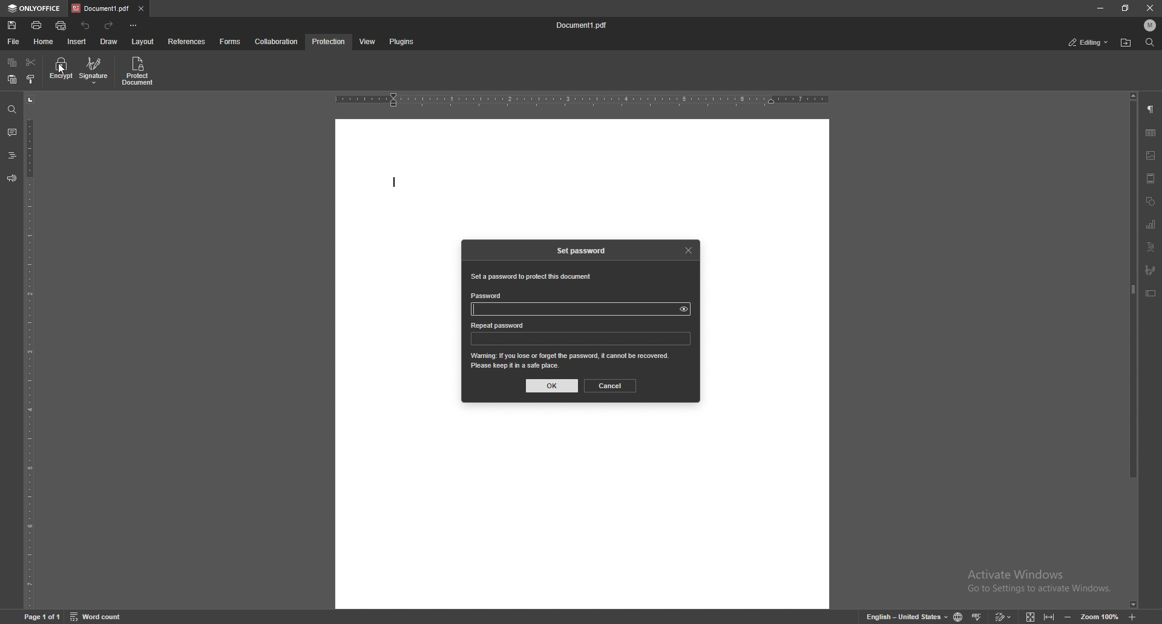  I want to click on vertical scale, so click(29, 351).